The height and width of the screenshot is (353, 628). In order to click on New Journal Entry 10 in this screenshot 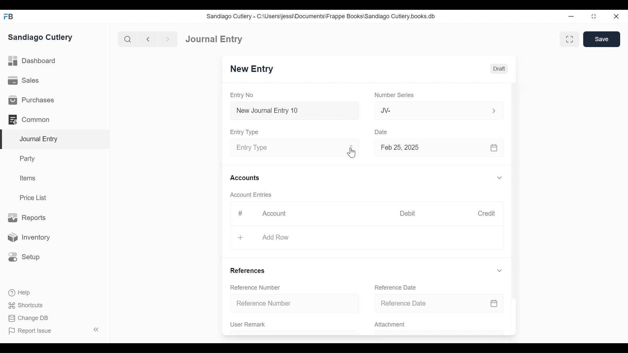, I will do `click(294, 110)`.